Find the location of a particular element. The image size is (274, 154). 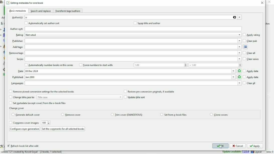

calibre 7.21 created by Kovid Goyal is located at coordinates (35, 152).